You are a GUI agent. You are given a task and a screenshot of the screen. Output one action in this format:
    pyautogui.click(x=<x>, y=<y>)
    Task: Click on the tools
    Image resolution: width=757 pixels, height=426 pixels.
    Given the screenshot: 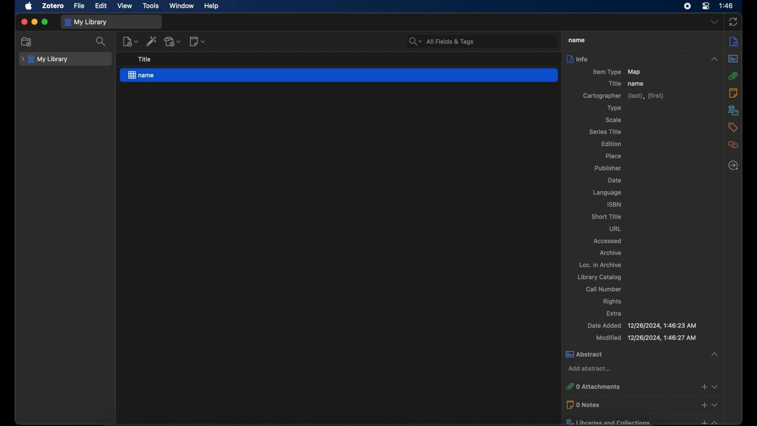 What is the action you would take?
    pyautogui.click(x=151, y=5)
    